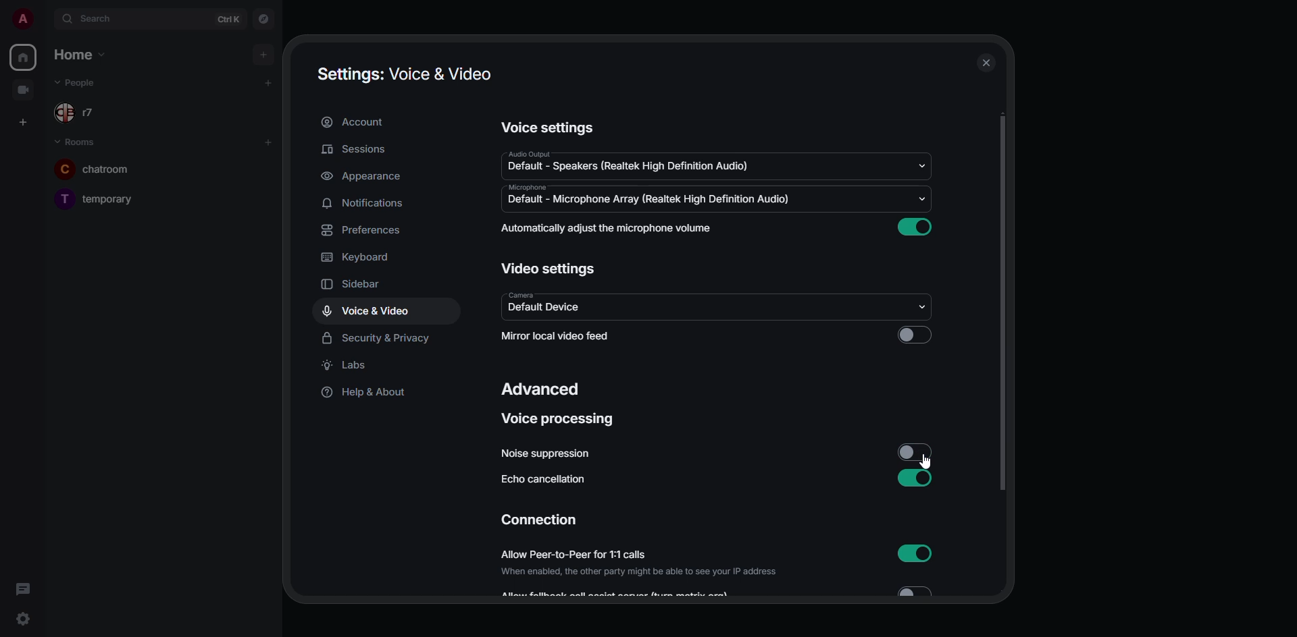 The height and width of the screenshot is (637, 1297). What do you see at coordinates (931, 462) in the screenshot?
I see `cursor` at bounding box center [931, 462].